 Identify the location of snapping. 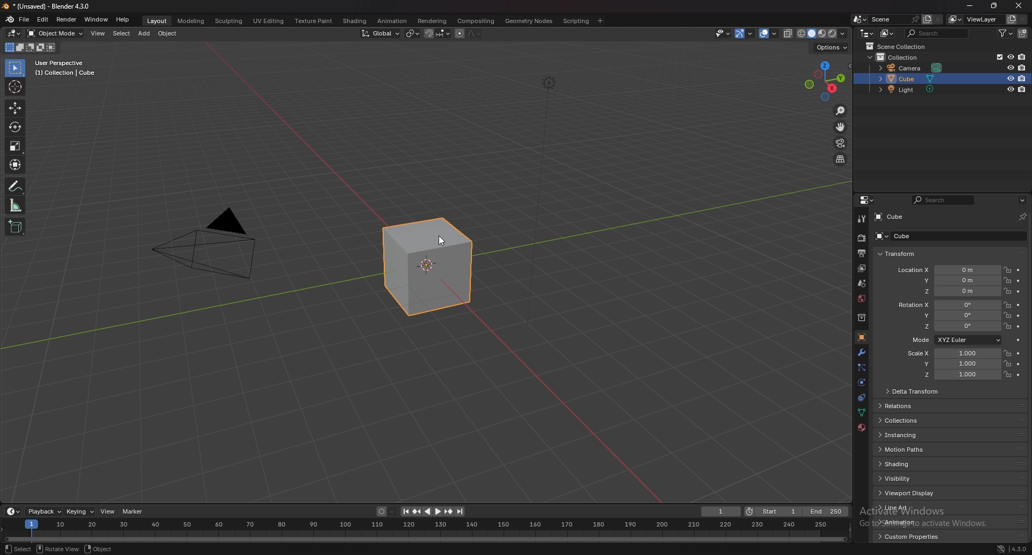
(437, 34).